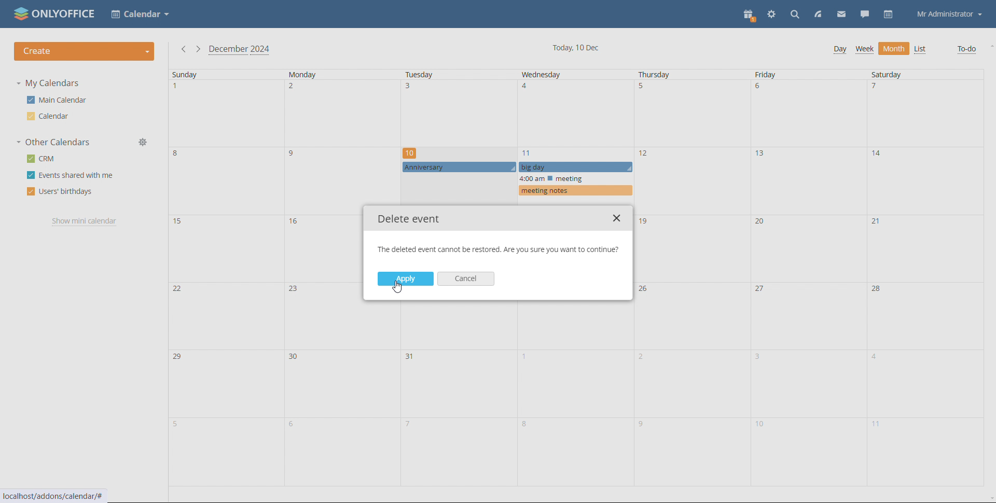 This screenshot has height=503, width=996. What do you see at coordinates (140, 13) in the screenshot?
I see `select application` at bounding box center [140, 13].